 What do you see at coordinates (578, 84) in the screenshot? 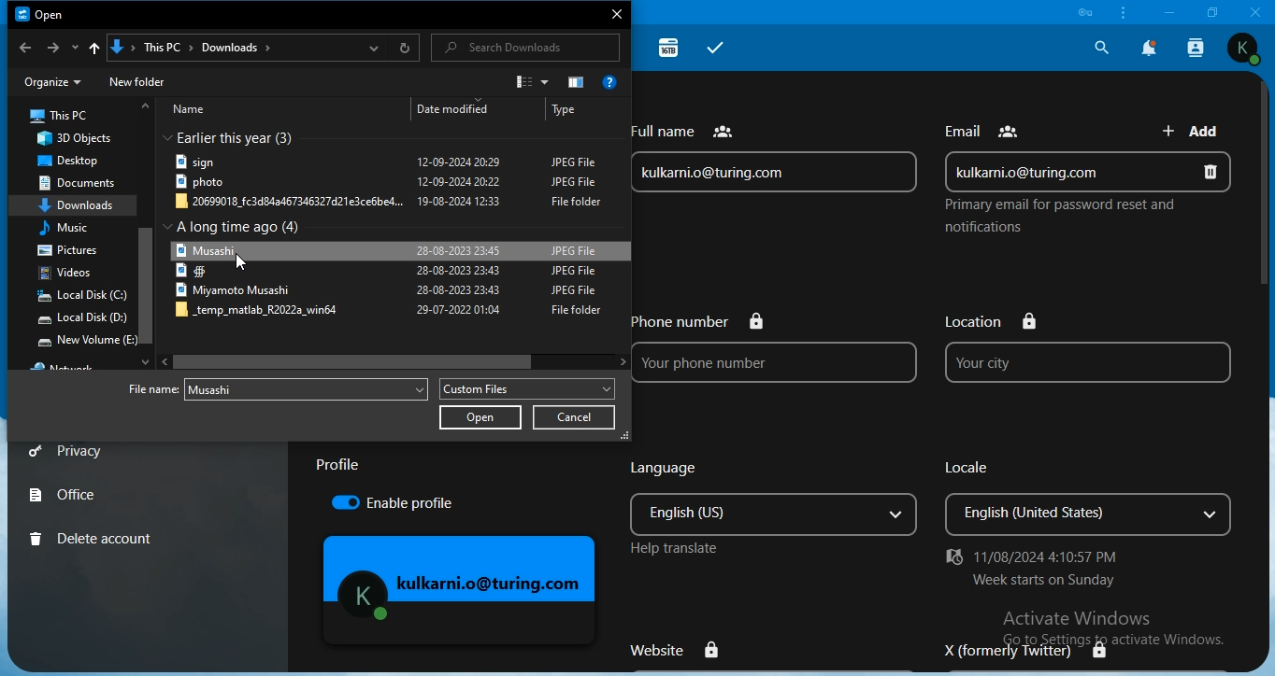
I see `icon` at bounding box center [578, 84].